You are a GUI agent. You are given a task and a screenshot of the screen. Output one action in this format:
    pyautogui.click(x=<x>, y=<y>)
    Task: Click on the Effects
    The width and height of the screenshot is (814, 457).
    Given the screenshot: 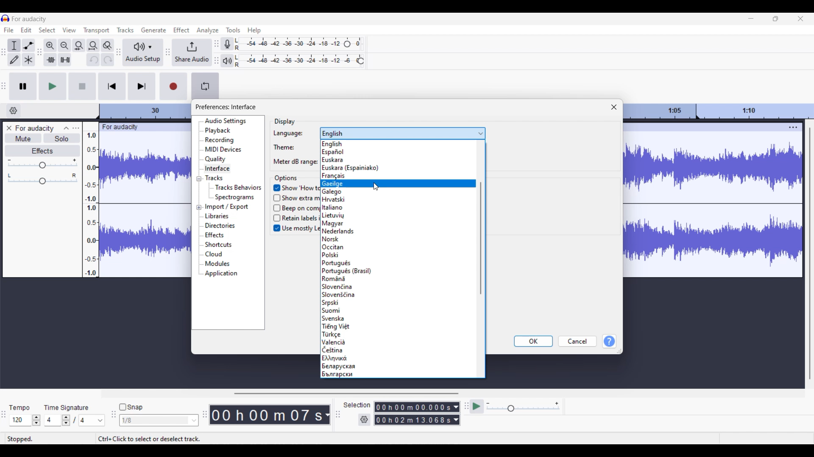 What is the action you would take?
    pyautogui.click(x=43, y=151)
    